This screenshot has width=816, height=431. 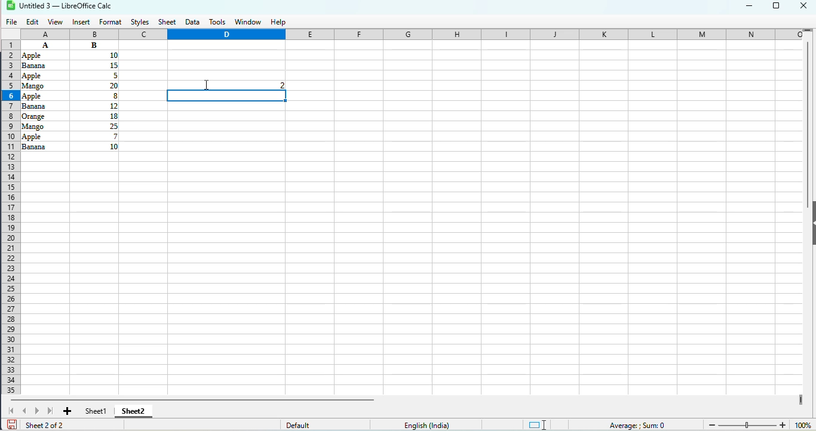 I want to click on current column, so click(x=226, y=35).